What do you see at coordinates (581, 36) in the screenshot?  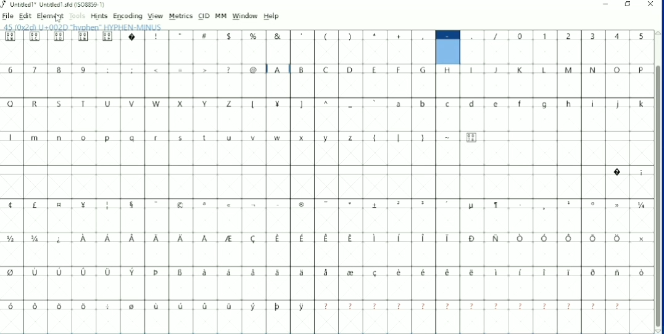 I see `Numbers` at bounding box center [581, 36].